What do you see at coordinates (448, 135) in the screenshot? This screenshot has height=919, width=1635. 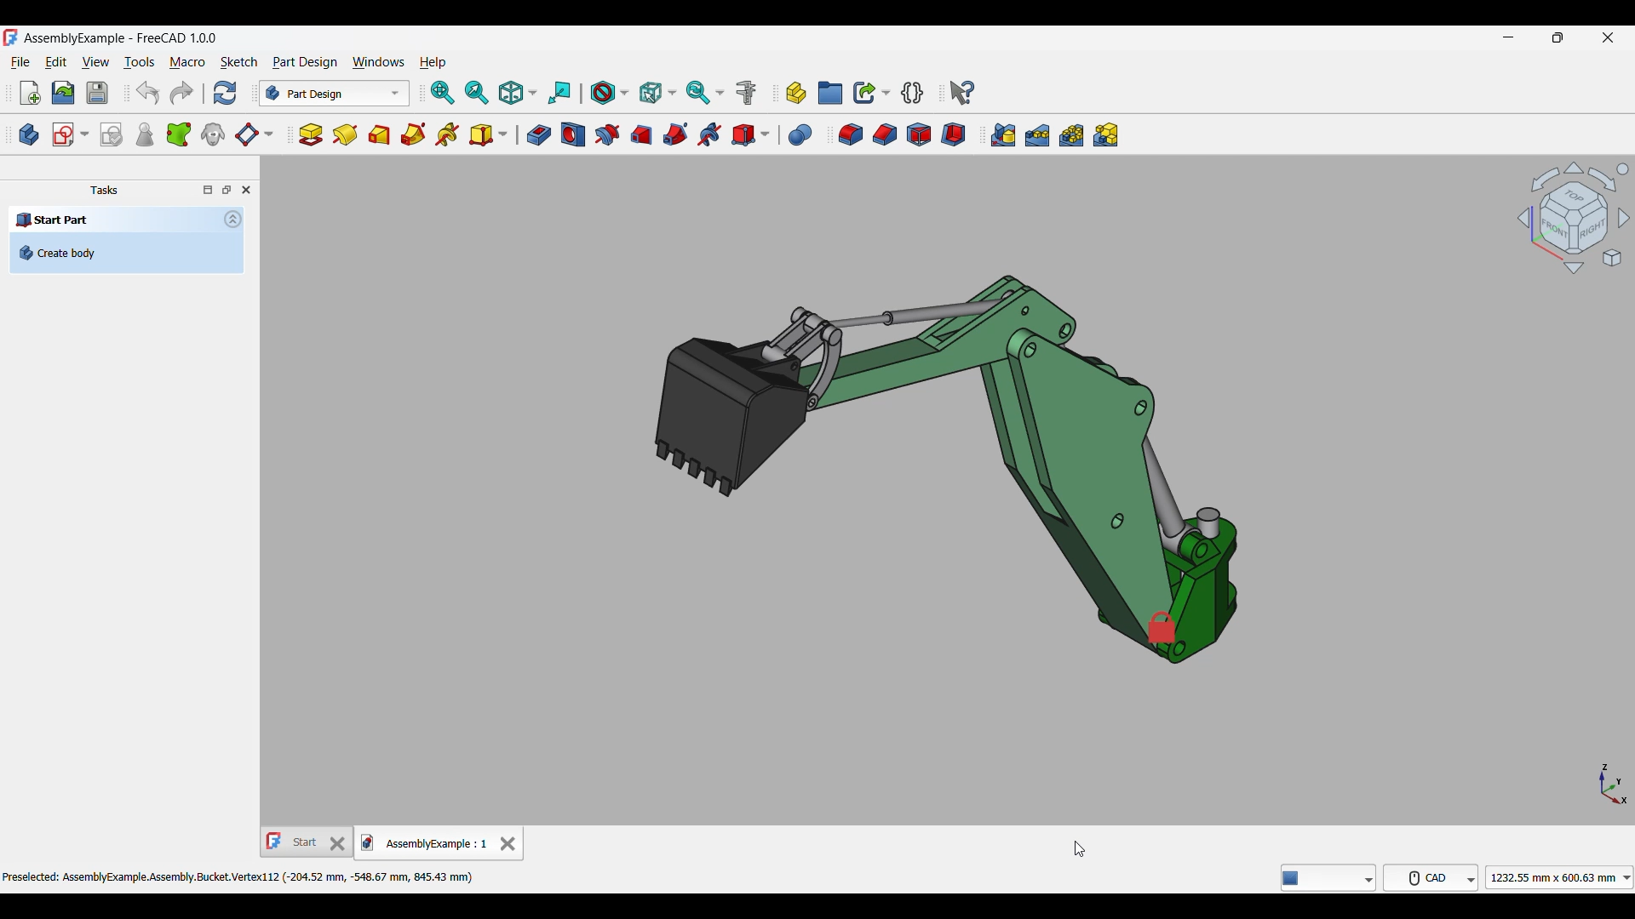 I see `Additive helix` at bounding box center [448, 135].